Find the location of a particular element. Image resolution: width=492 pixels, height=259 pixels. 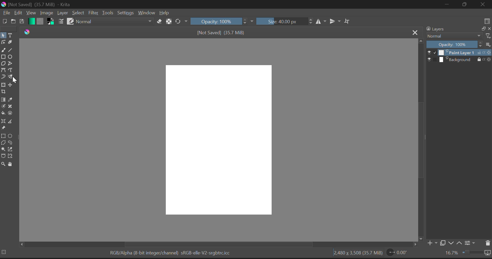

Krita Logo is located at coordinates (27, 32).